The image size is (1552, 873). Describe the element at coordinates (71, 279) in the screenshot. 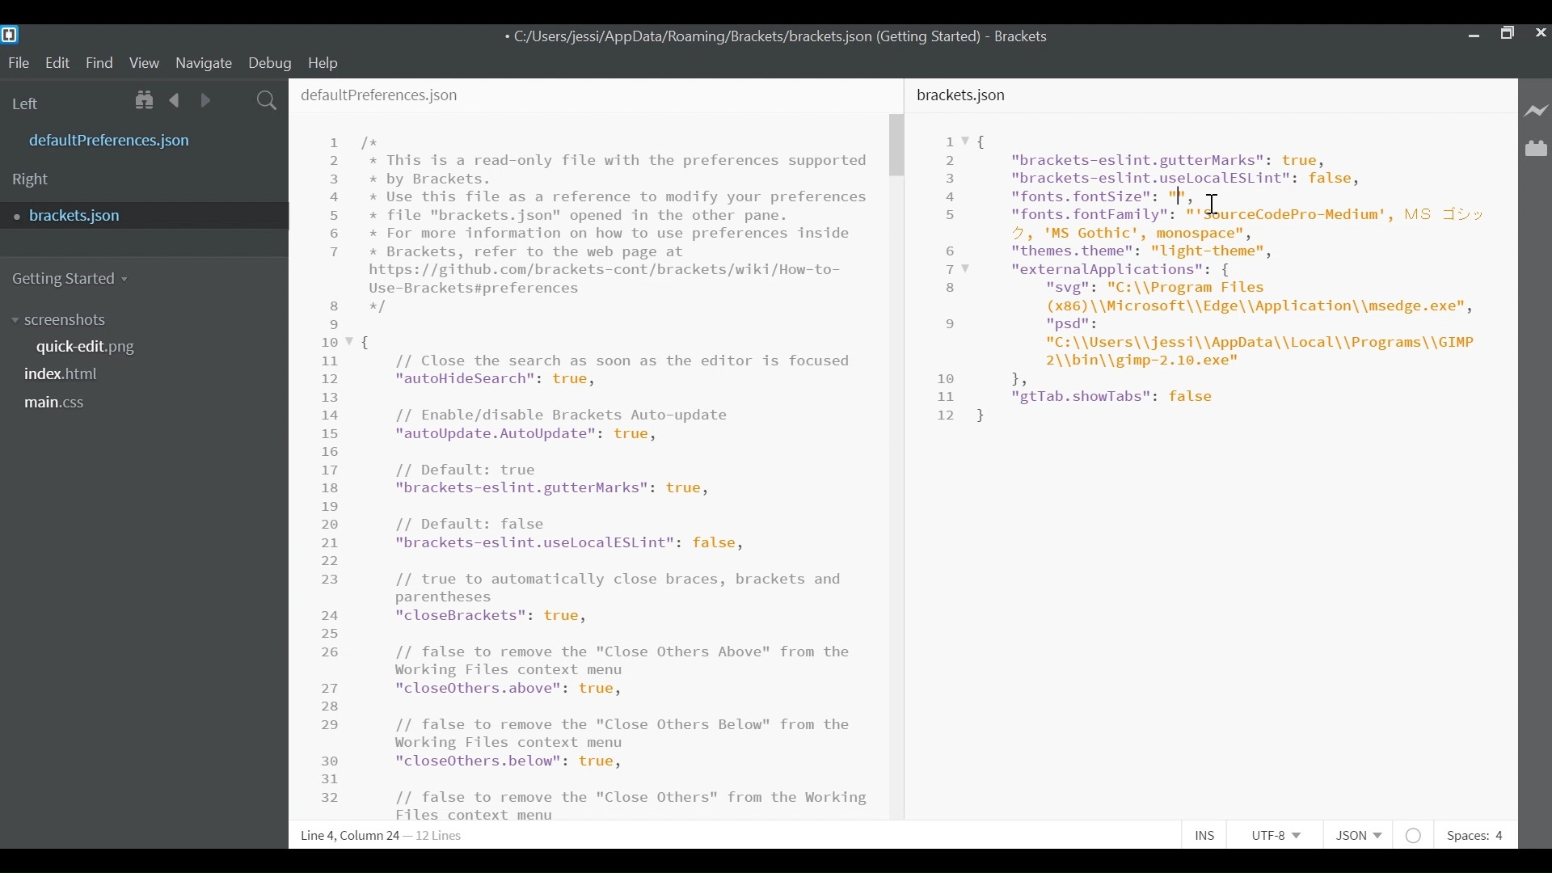

I see `Getting Started` at that location.